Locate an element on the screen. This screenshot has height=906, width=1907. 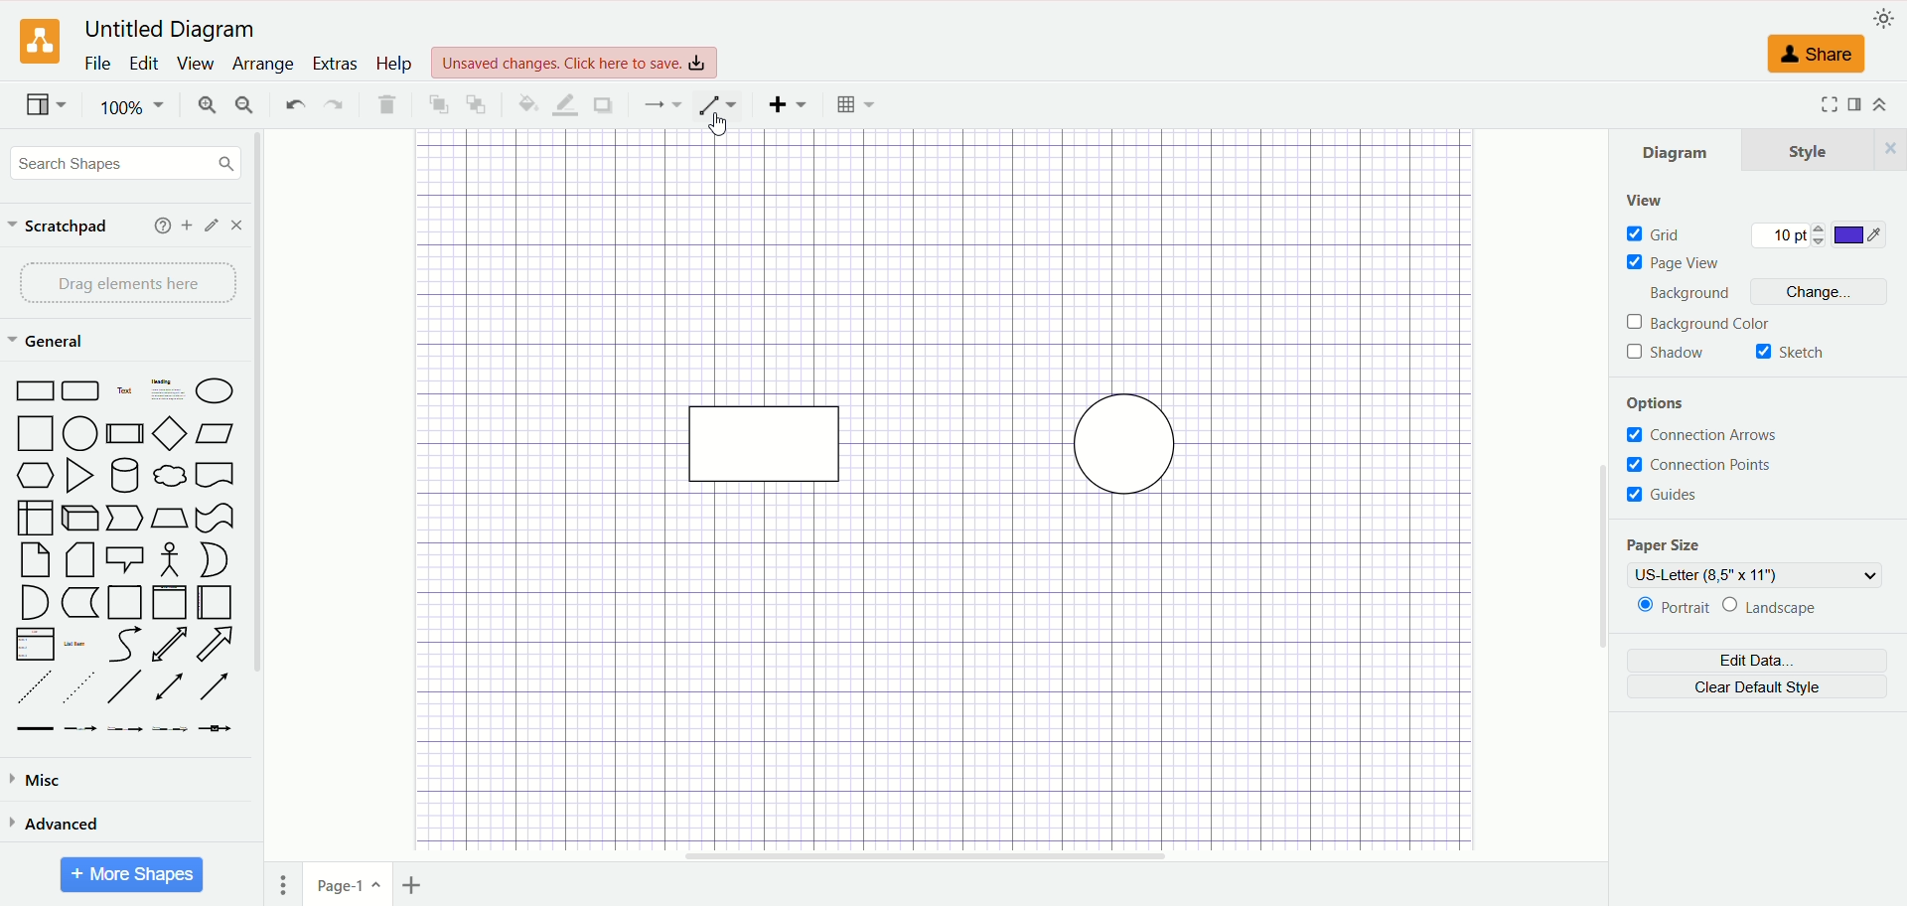
Speech Bubble is located at coordinates (126, 560).